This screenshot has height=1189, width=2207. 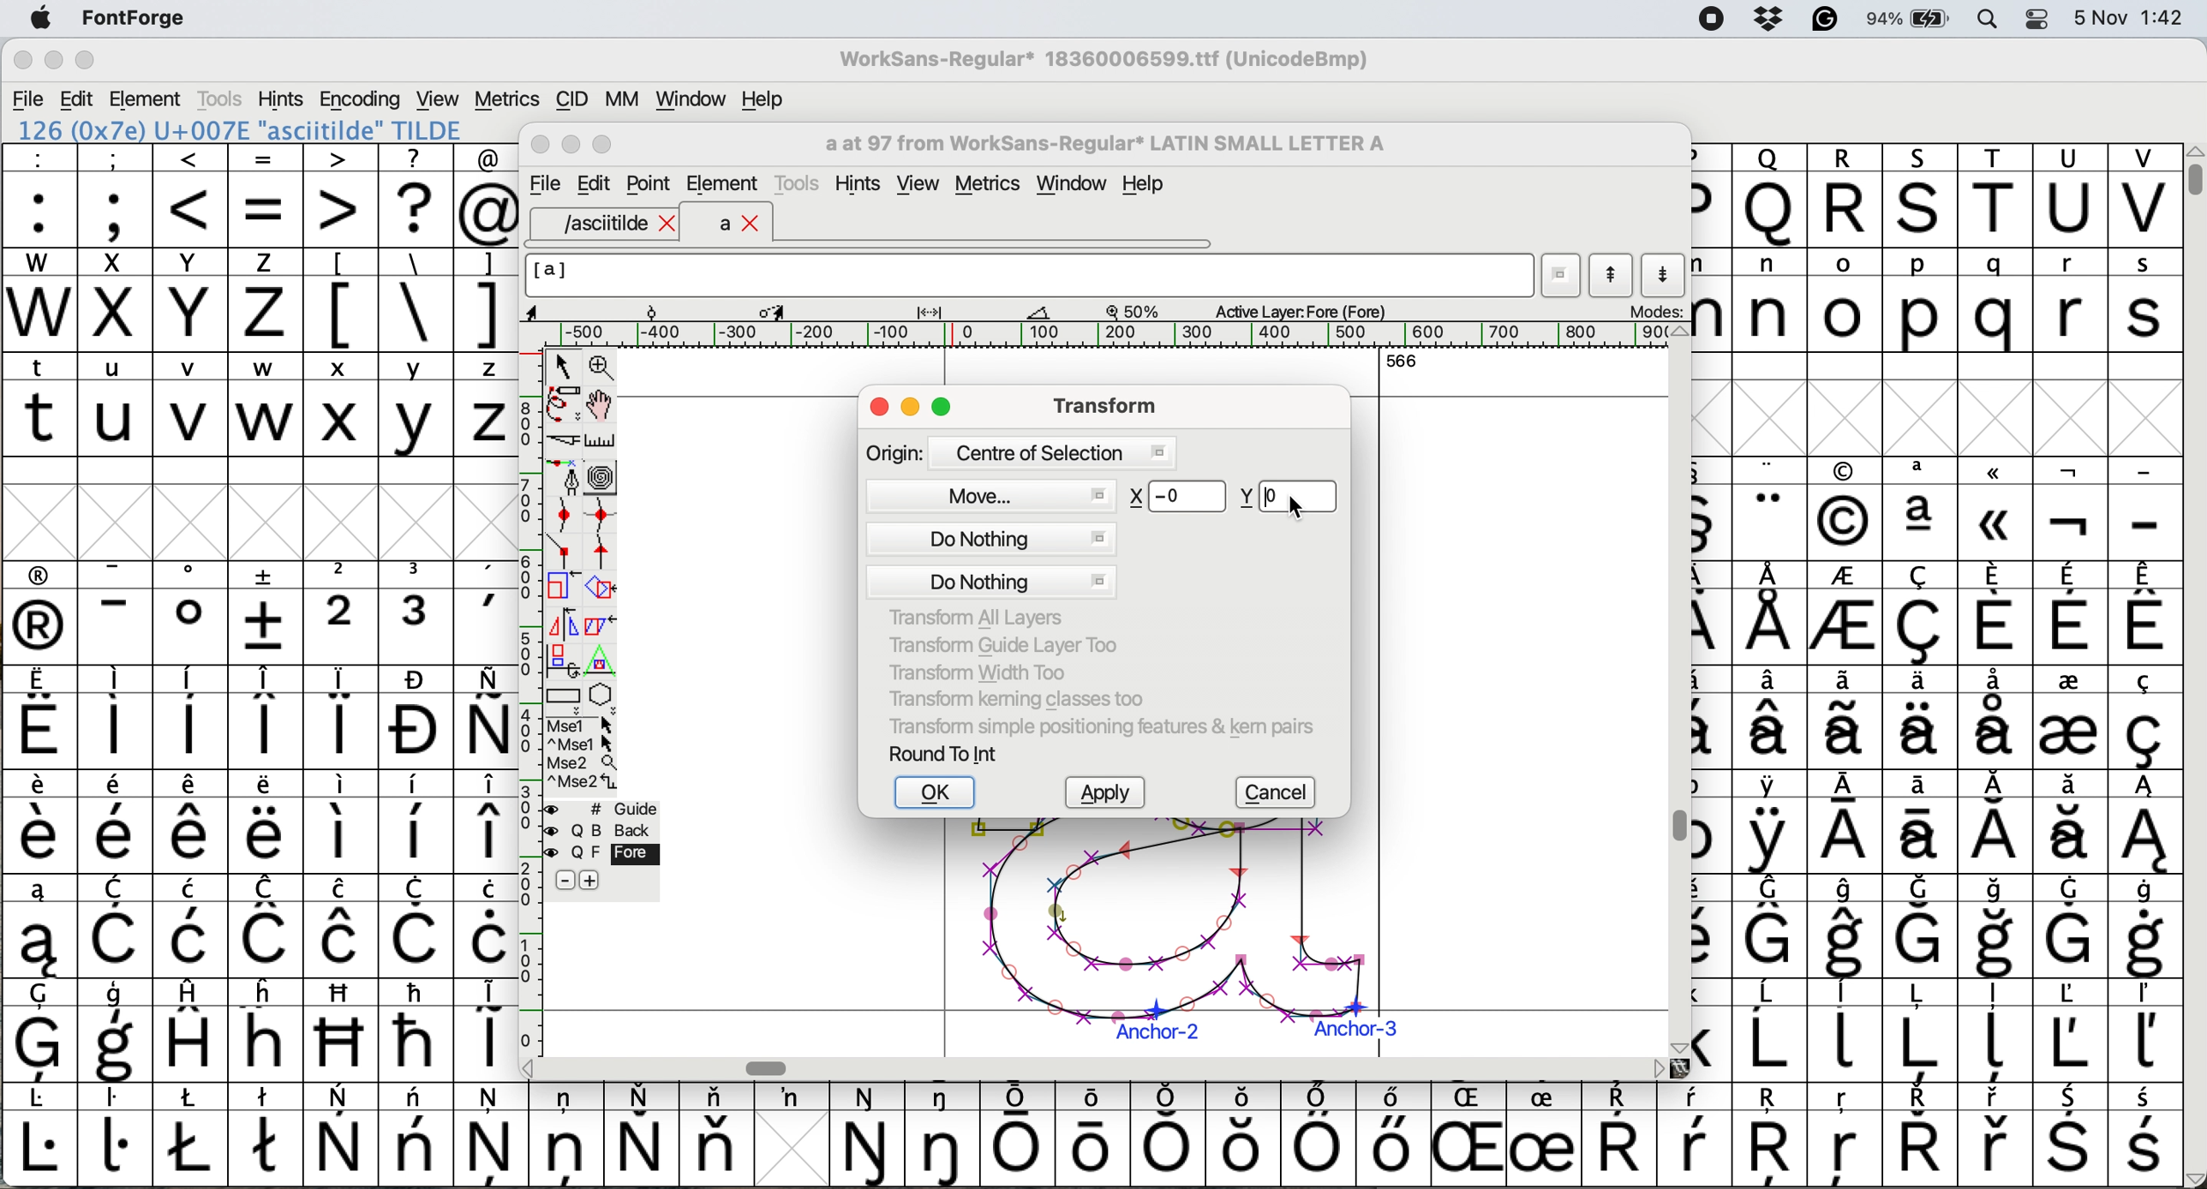 I want to click on fore, so click(x=603, y=854).